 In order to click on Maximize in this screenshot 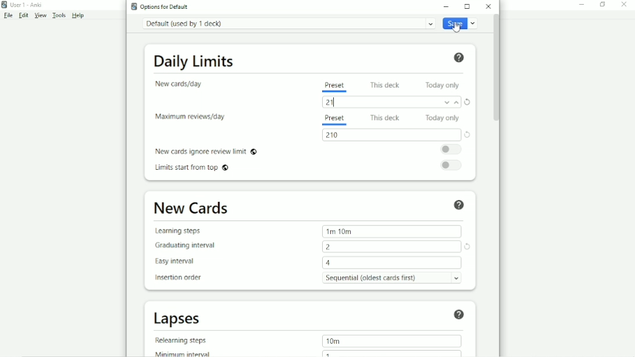, I will do `click(467, 7)`.